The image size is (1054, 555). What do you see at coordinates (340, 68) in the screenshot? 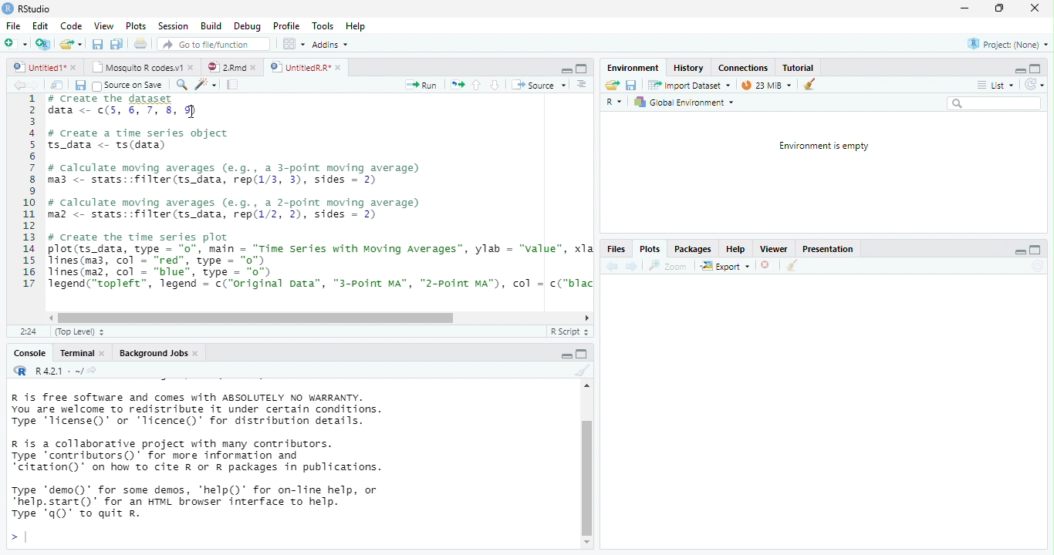
I see `close` at bounding box center [340, 68].